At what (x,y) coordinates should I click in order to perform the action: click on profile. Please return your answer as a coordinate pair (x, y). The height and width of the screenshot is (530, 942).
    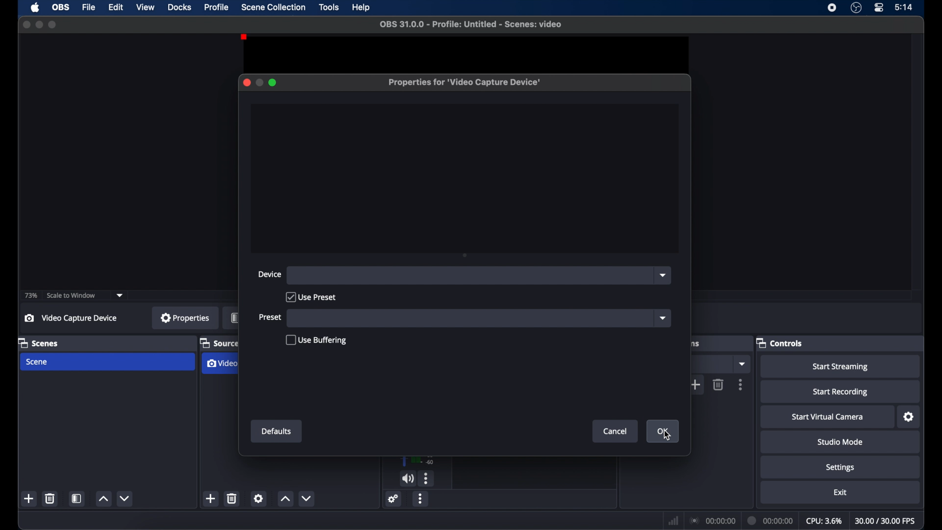
    Looking at the image, I should click on (217, 7).